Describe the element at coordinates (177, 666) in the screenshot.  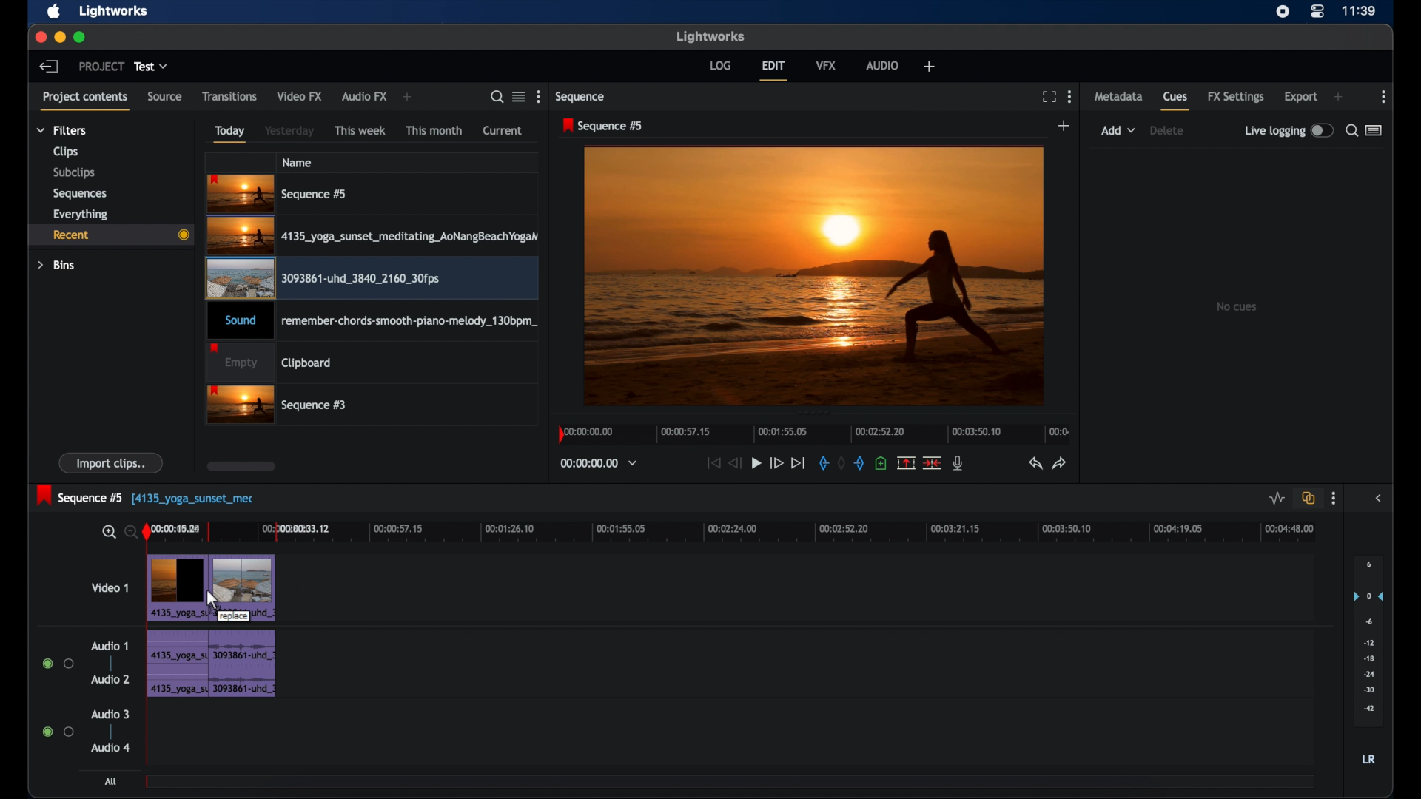
I see `audio clip` at that location.